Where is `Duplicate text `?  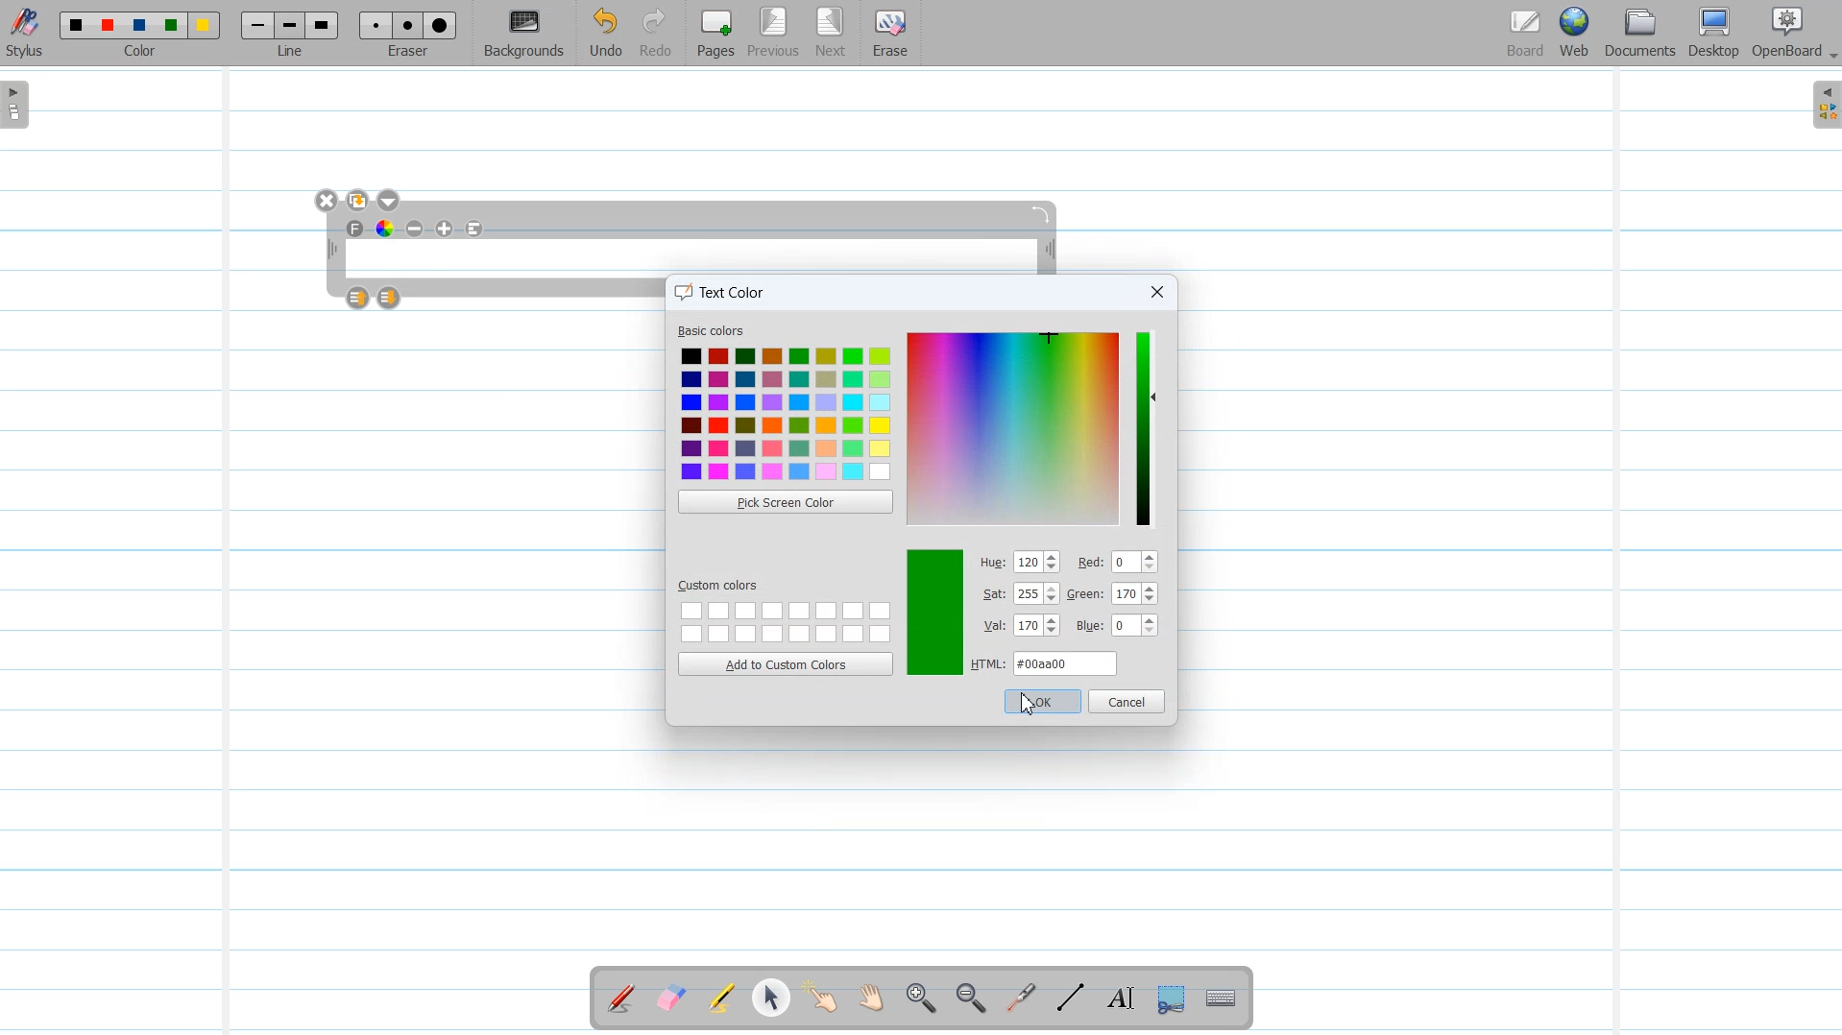
Duplicate text  is located at coordinates (359, 201).